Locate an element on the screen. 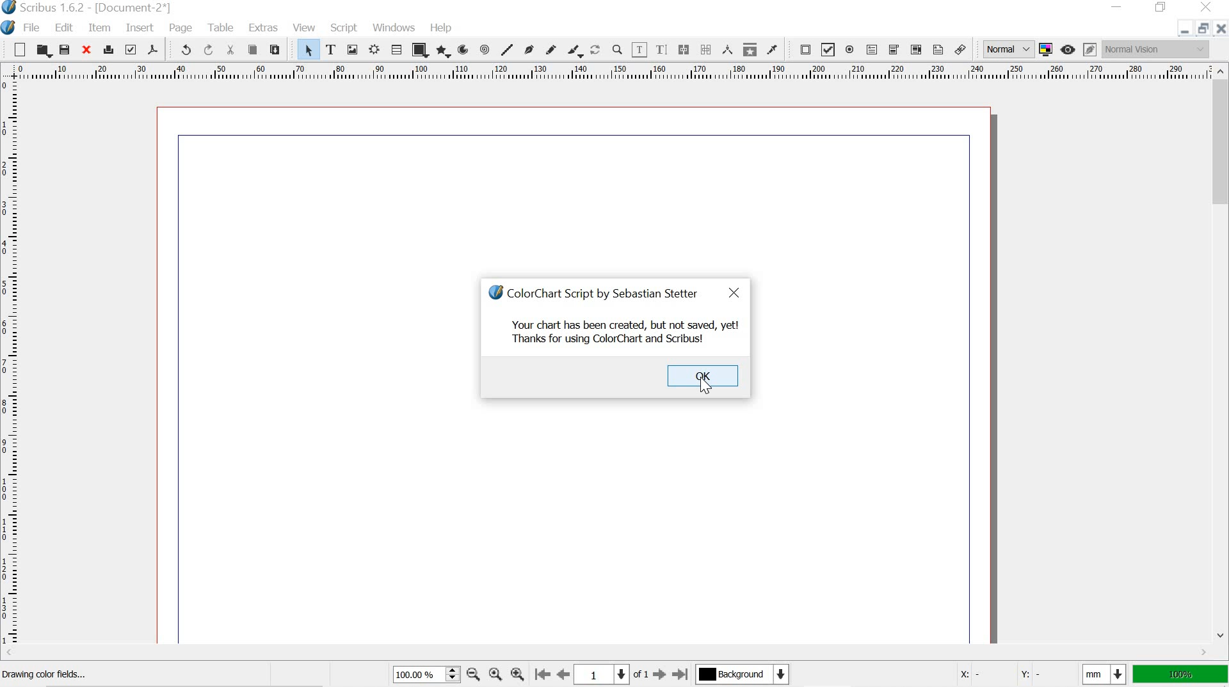  Scribis logo is located at coordinates (494, 290).